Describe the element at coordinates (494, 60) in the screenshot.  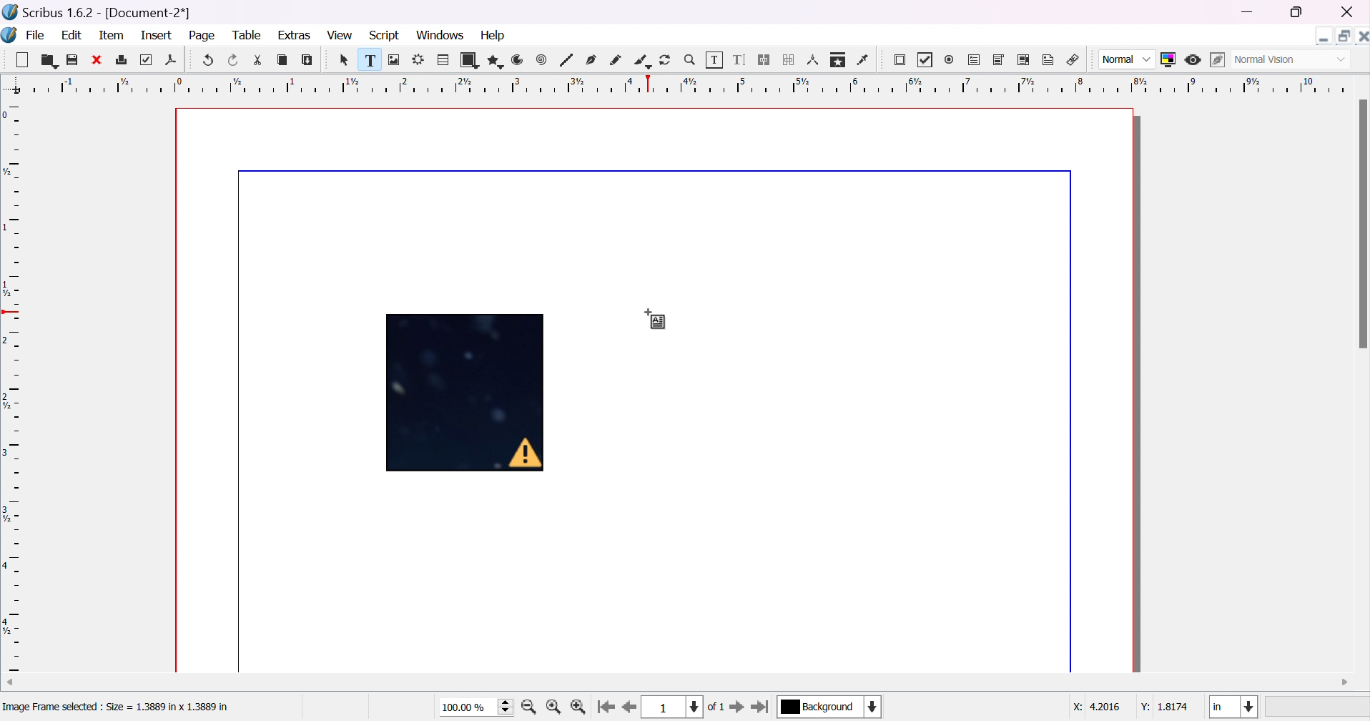
I see `polygon` at that location.